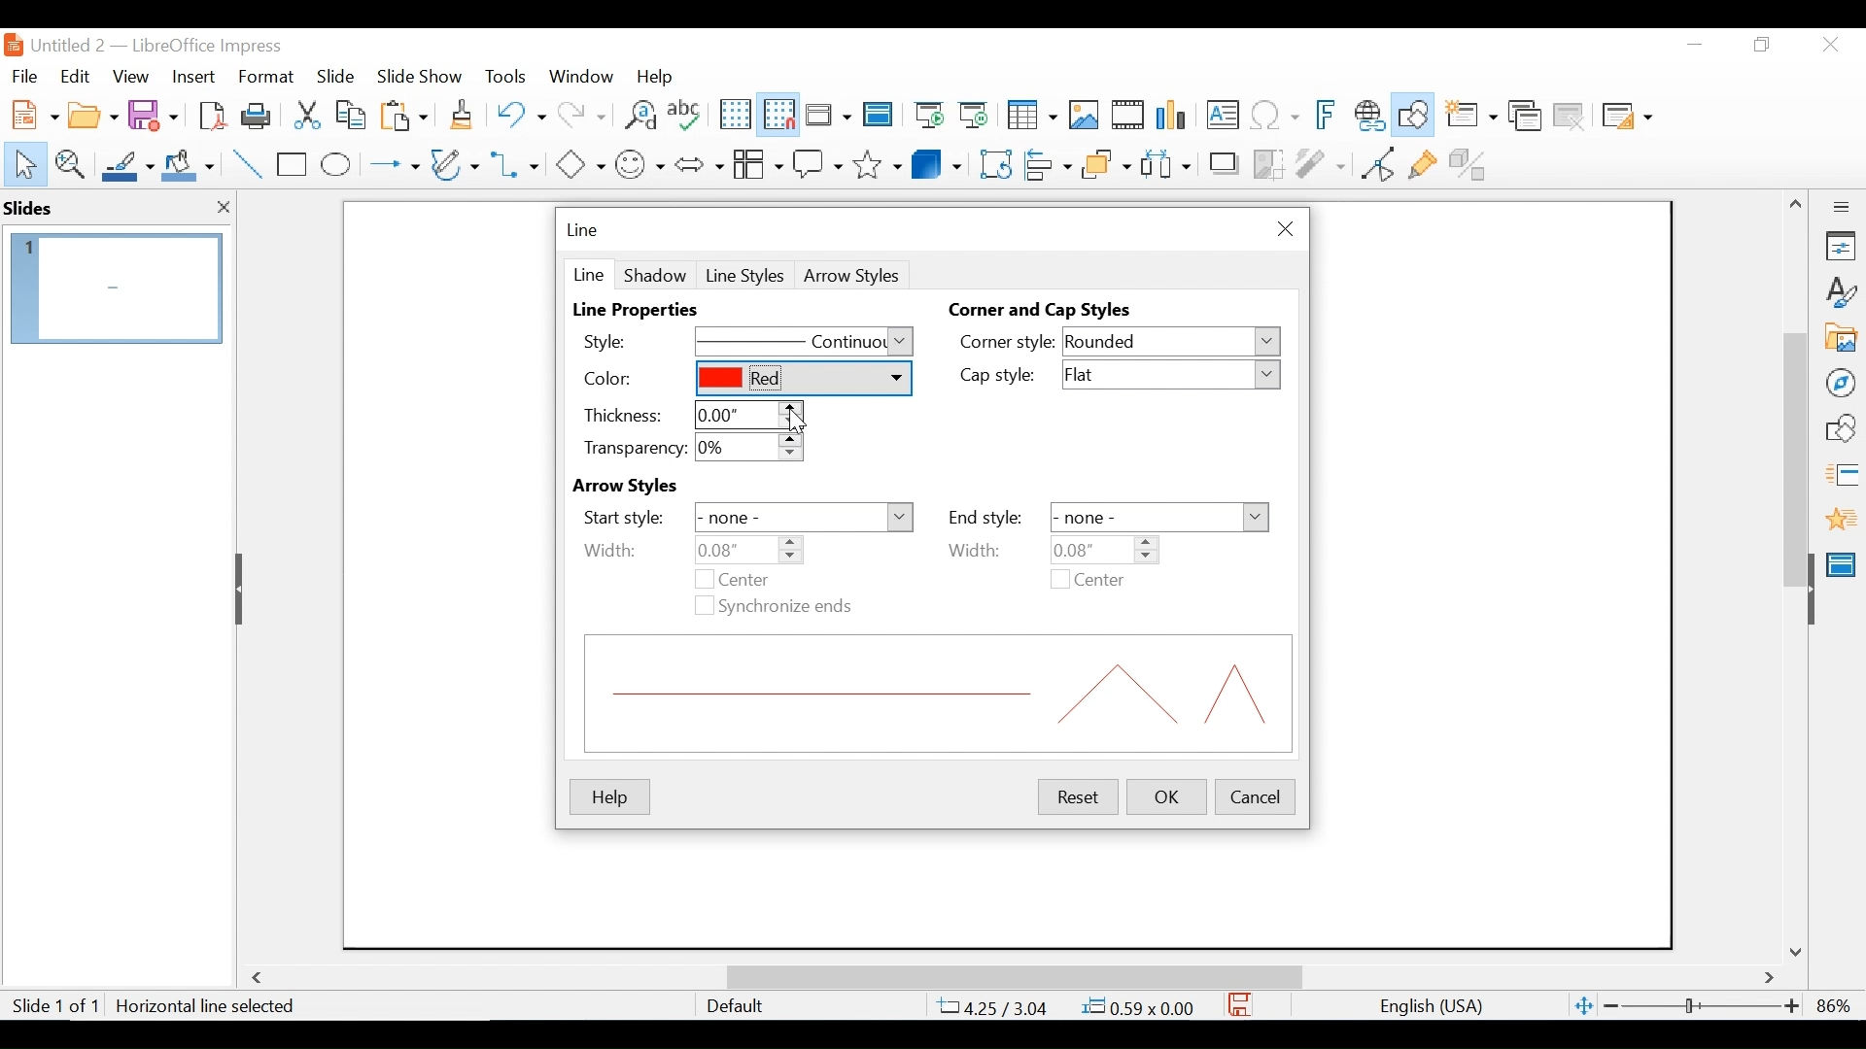 The width and height of the screenshot is (1866, 1049). I want to click on Stars and Banners, so click(879, 161).